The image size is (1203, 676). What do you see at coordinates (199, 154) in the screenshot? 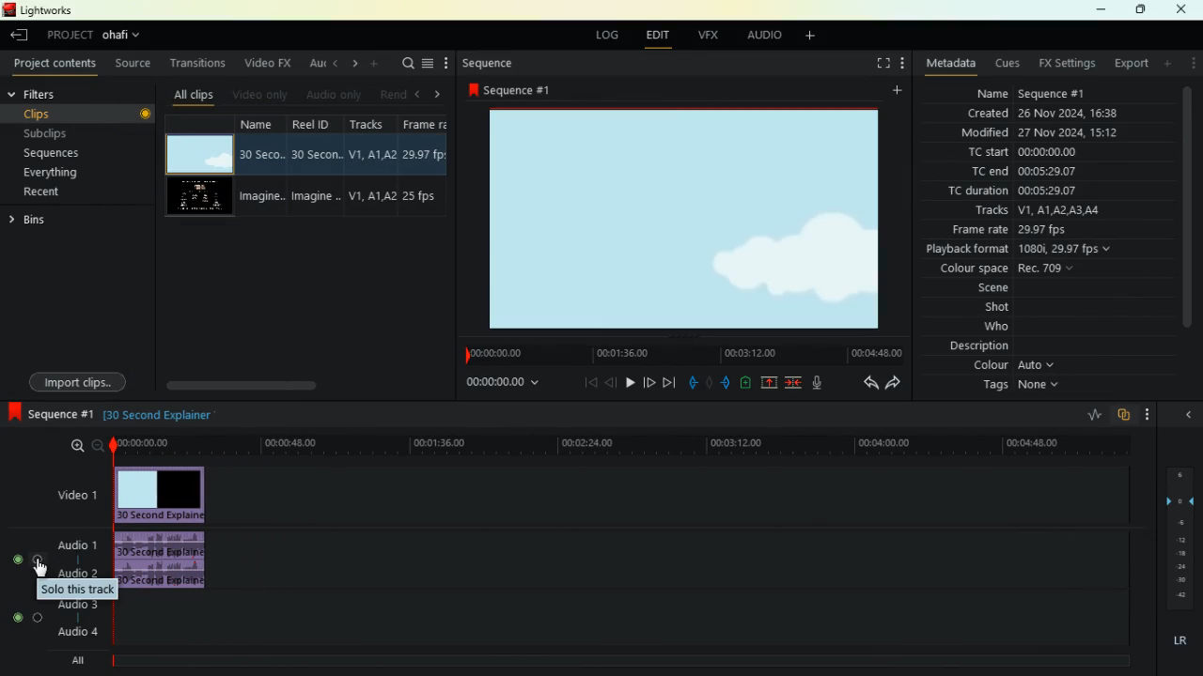
I see `video` at bounding box center [199, 154].